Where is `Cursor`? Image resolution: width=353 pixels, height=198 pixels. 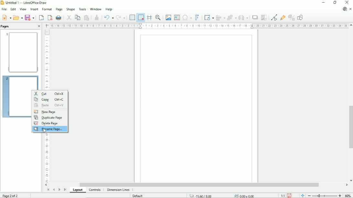
Cursor is located at coordinates (44, 131).